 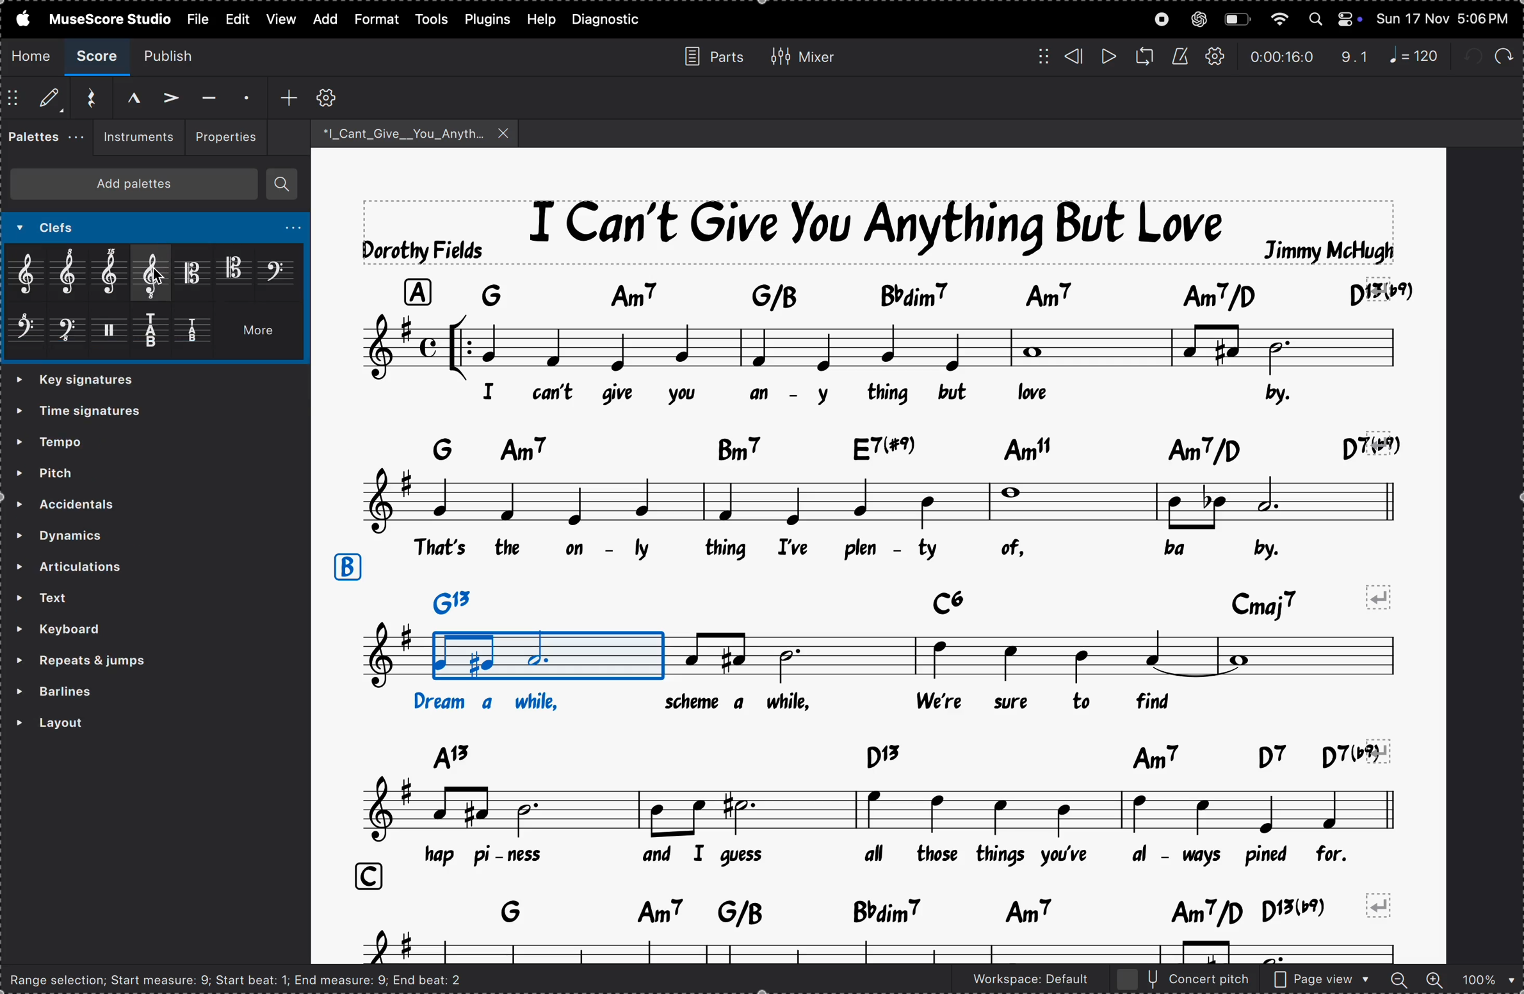 I want to click on » Time signatures, so click(x=83, y=381).